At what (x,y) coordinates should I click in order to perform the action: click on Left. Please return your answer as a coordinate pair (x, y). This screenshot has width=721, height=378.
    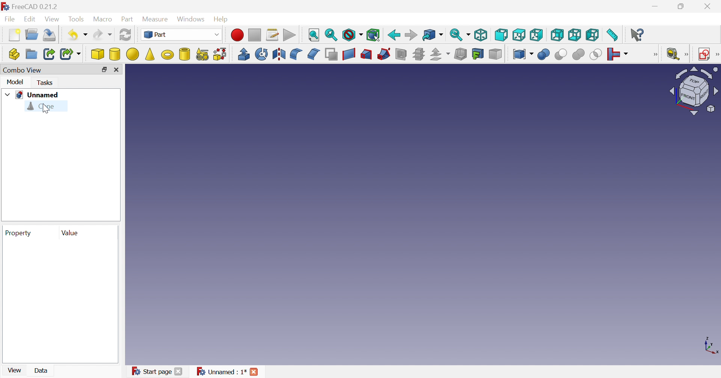
    Looking at the image, I should click on (592, 35).